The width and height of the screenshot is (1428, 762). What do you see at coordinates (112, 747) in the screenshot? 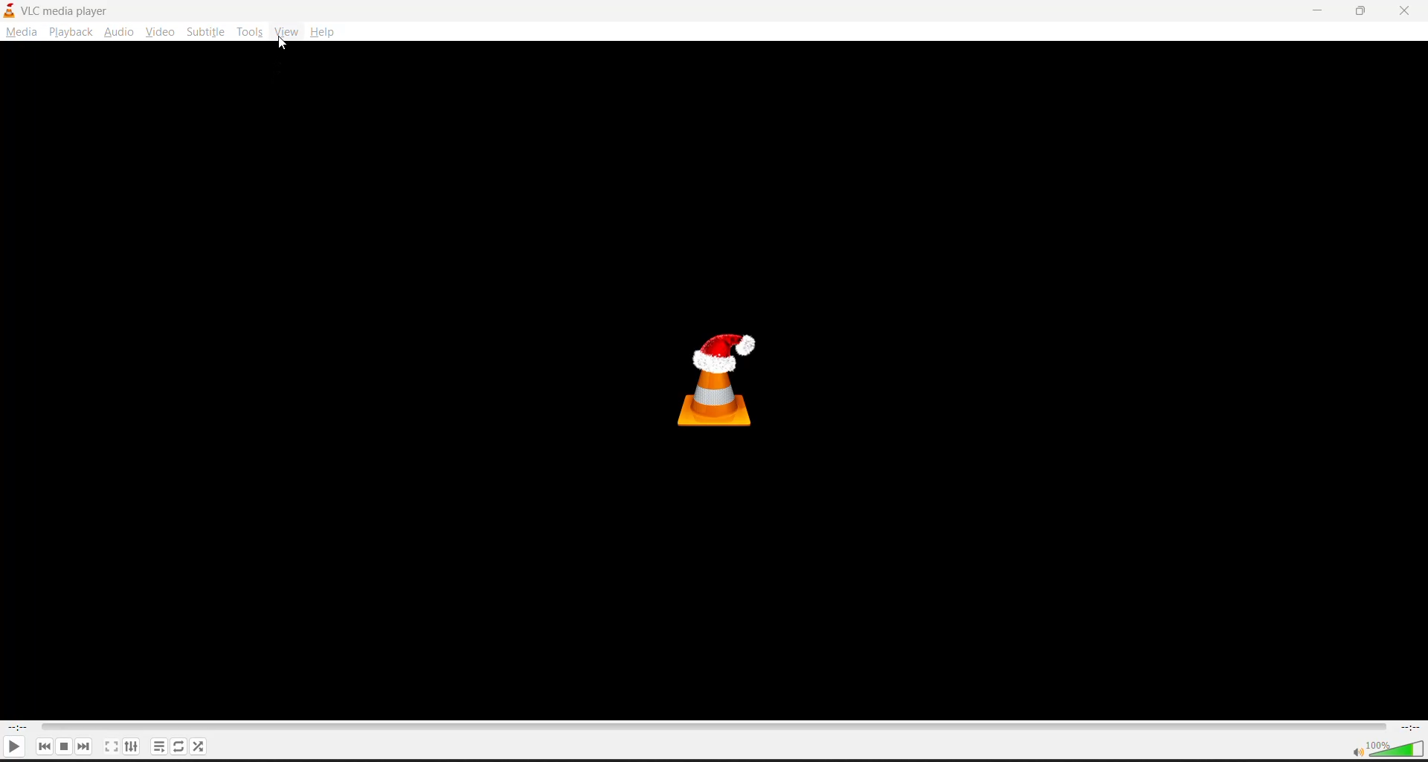
I see `toggle fullscreen` at bounding box center [112, 747].